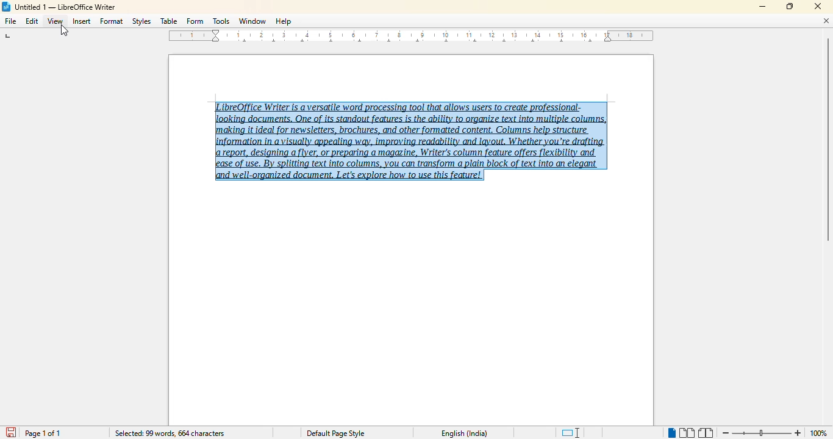 The height and width of the screenshot is (439, 833). Describe the element at coordinates (669, 433) in the screenshot. I see `single page view` at that location.